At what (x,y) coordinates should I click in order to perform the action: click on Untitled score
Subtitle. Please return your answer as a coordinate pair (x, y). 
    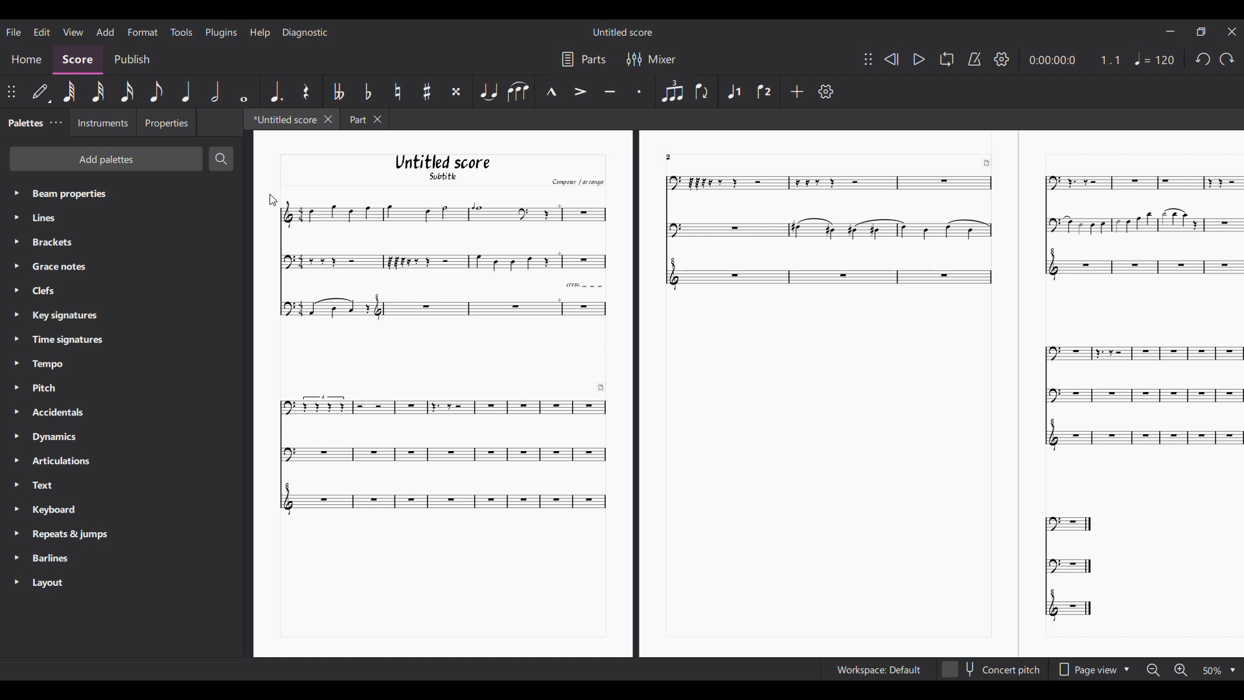
    Looking at the image, I should click on (441, 168).